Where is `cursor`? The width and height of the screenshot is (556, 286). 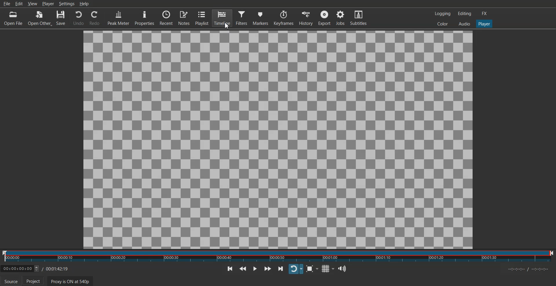
cursor is located at coordinates (225, 27).